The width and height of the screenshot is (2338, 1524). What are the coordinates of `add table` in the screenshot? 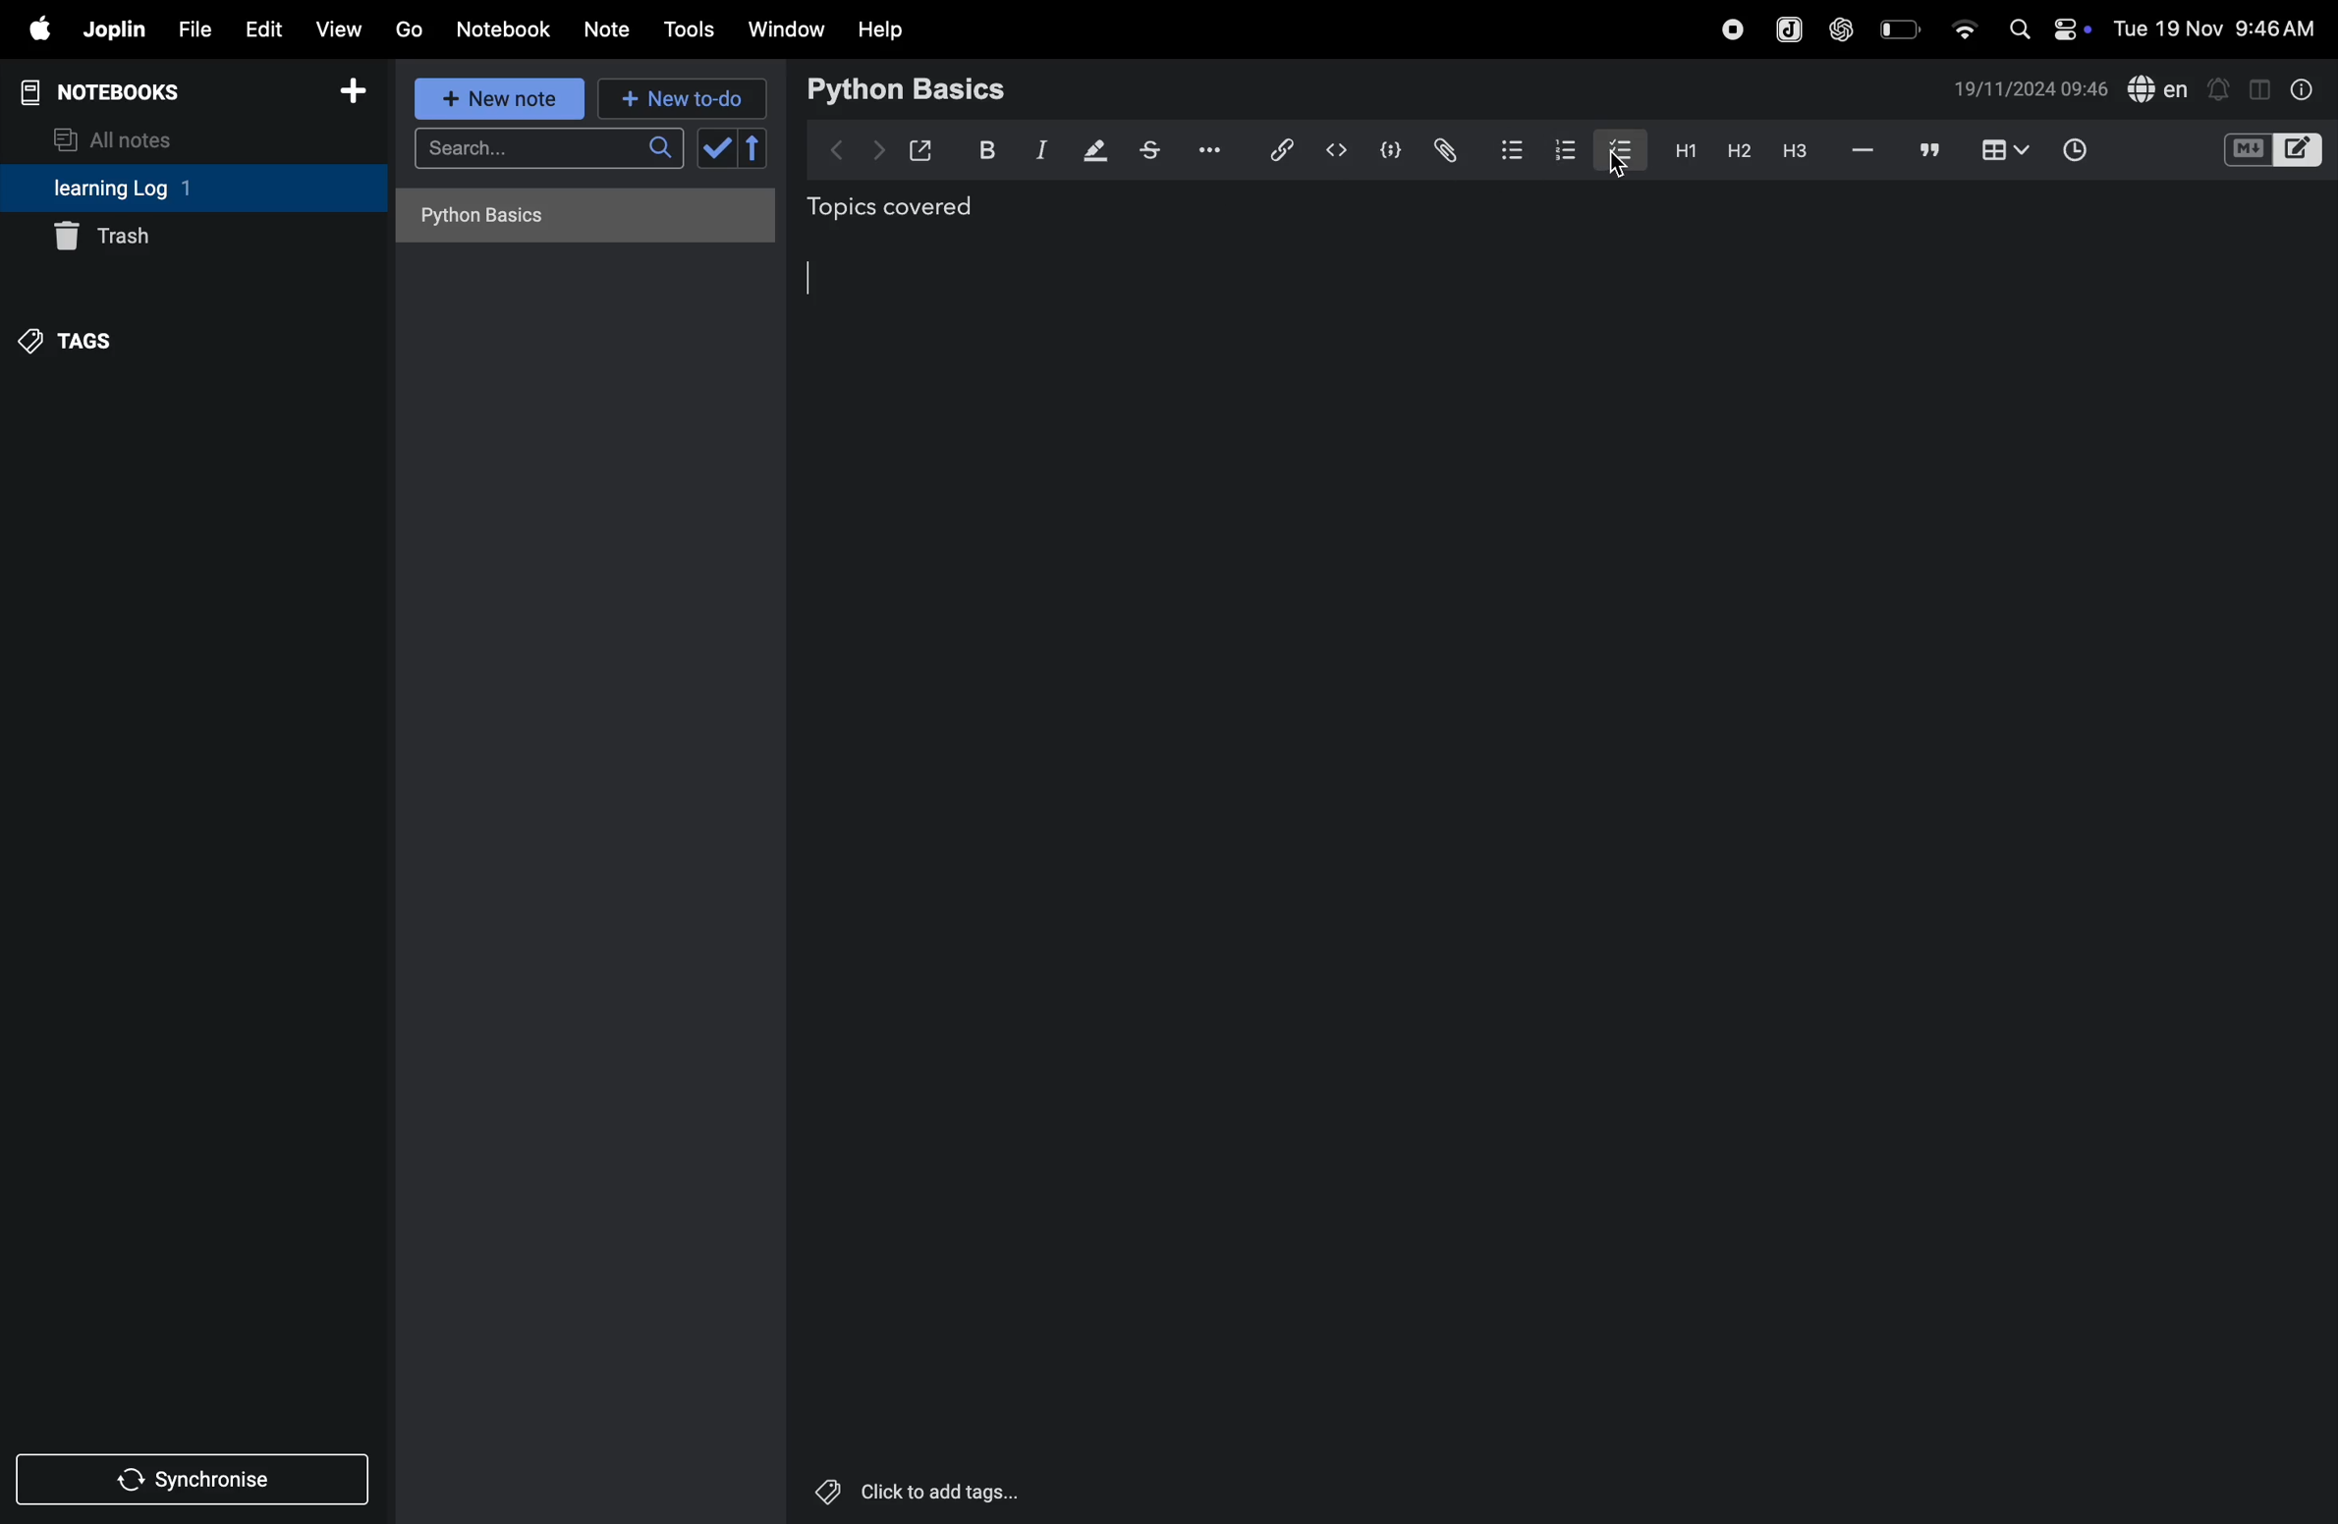 It's located at (2001, 151).